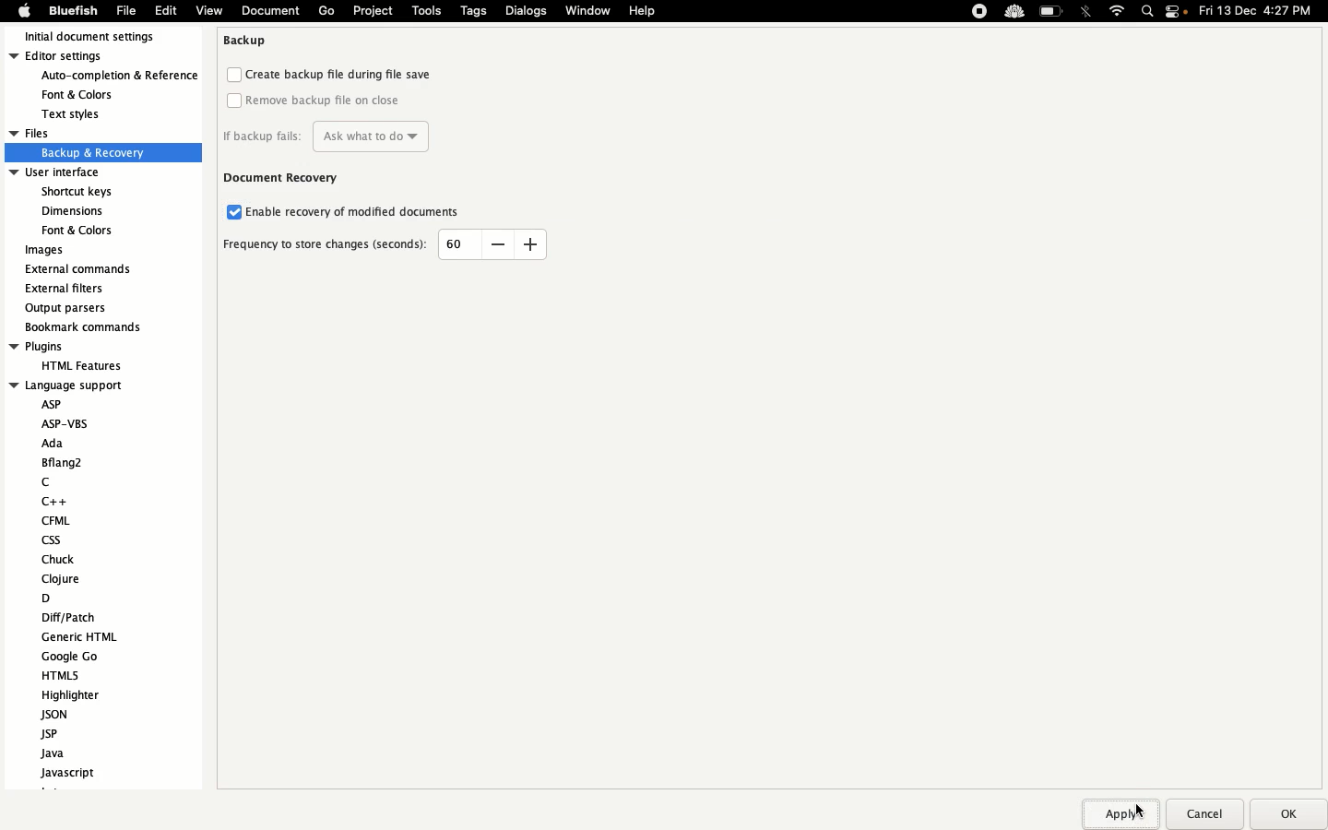 The image size is (1328, 830). I want to click on Search, so click(1146, 12).